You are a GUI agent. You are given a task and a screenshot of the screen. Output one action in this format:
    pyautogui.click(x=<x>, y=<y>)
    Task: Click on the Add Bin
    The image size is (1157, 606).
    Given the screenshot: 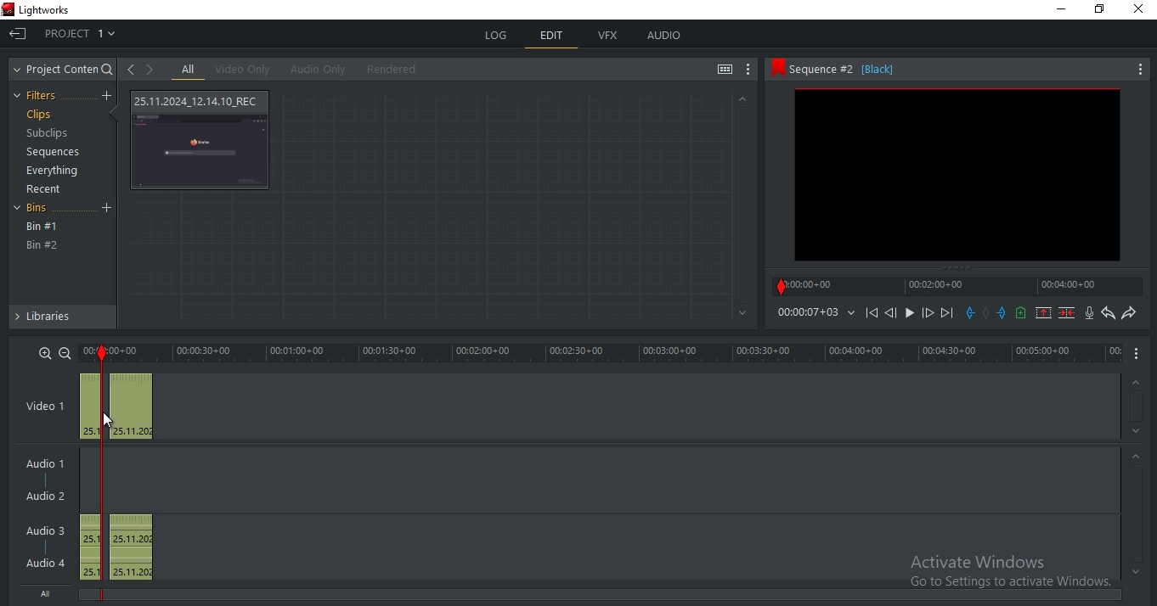 What is the action you would take?
    pyautogui.click(x=109, y=209)
    